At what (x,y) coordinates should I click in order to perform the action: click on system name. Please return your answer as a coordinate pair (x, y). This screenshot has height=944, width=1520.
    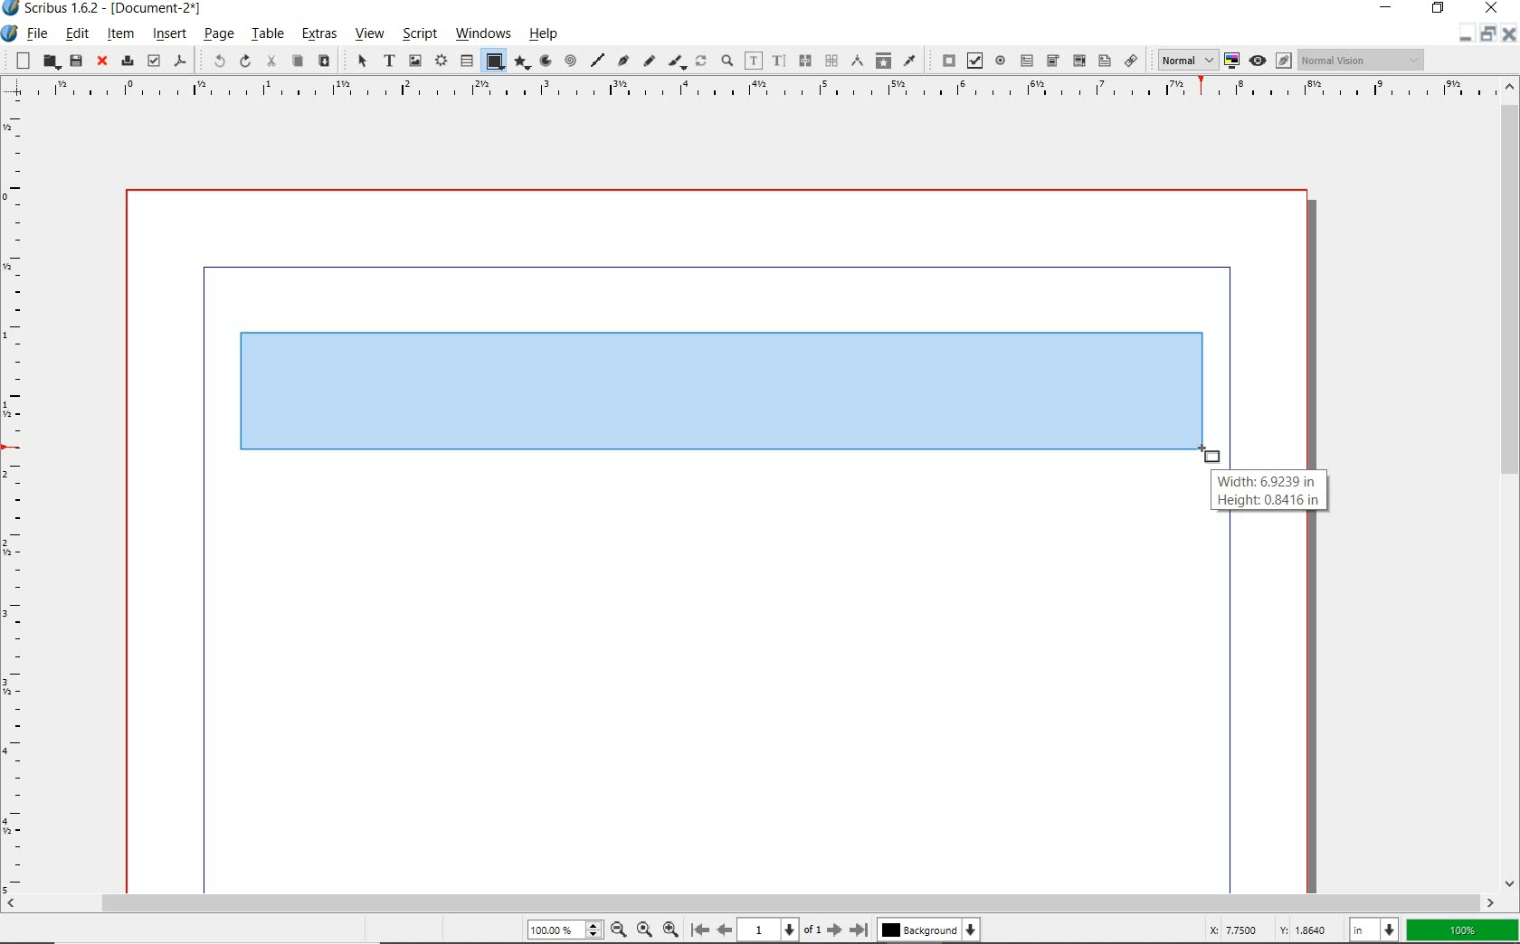
    Looking at the image, I should click on (104, 8).